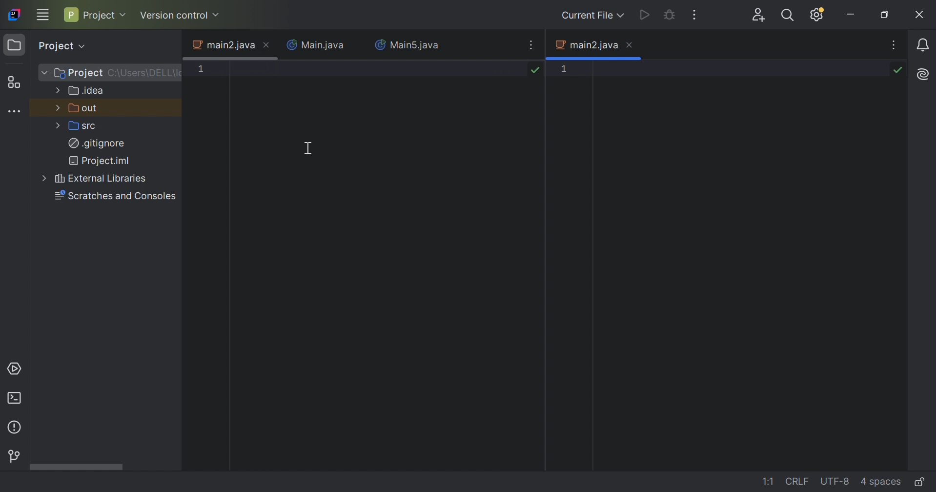 Image resolution: width=936 pixels, height=492 pixels. What do you see at coordinates (118, 199) in the screenshot?
I see `Searches and consoles` at bounding box center [118, 199].